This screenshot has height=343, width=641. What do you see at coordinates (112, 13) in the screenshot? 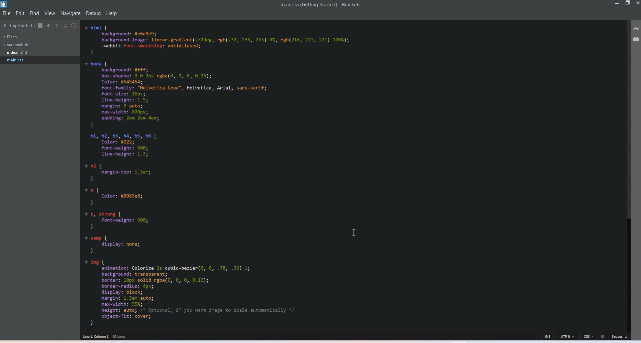
I see `Help` at bounding box center [112, 13].